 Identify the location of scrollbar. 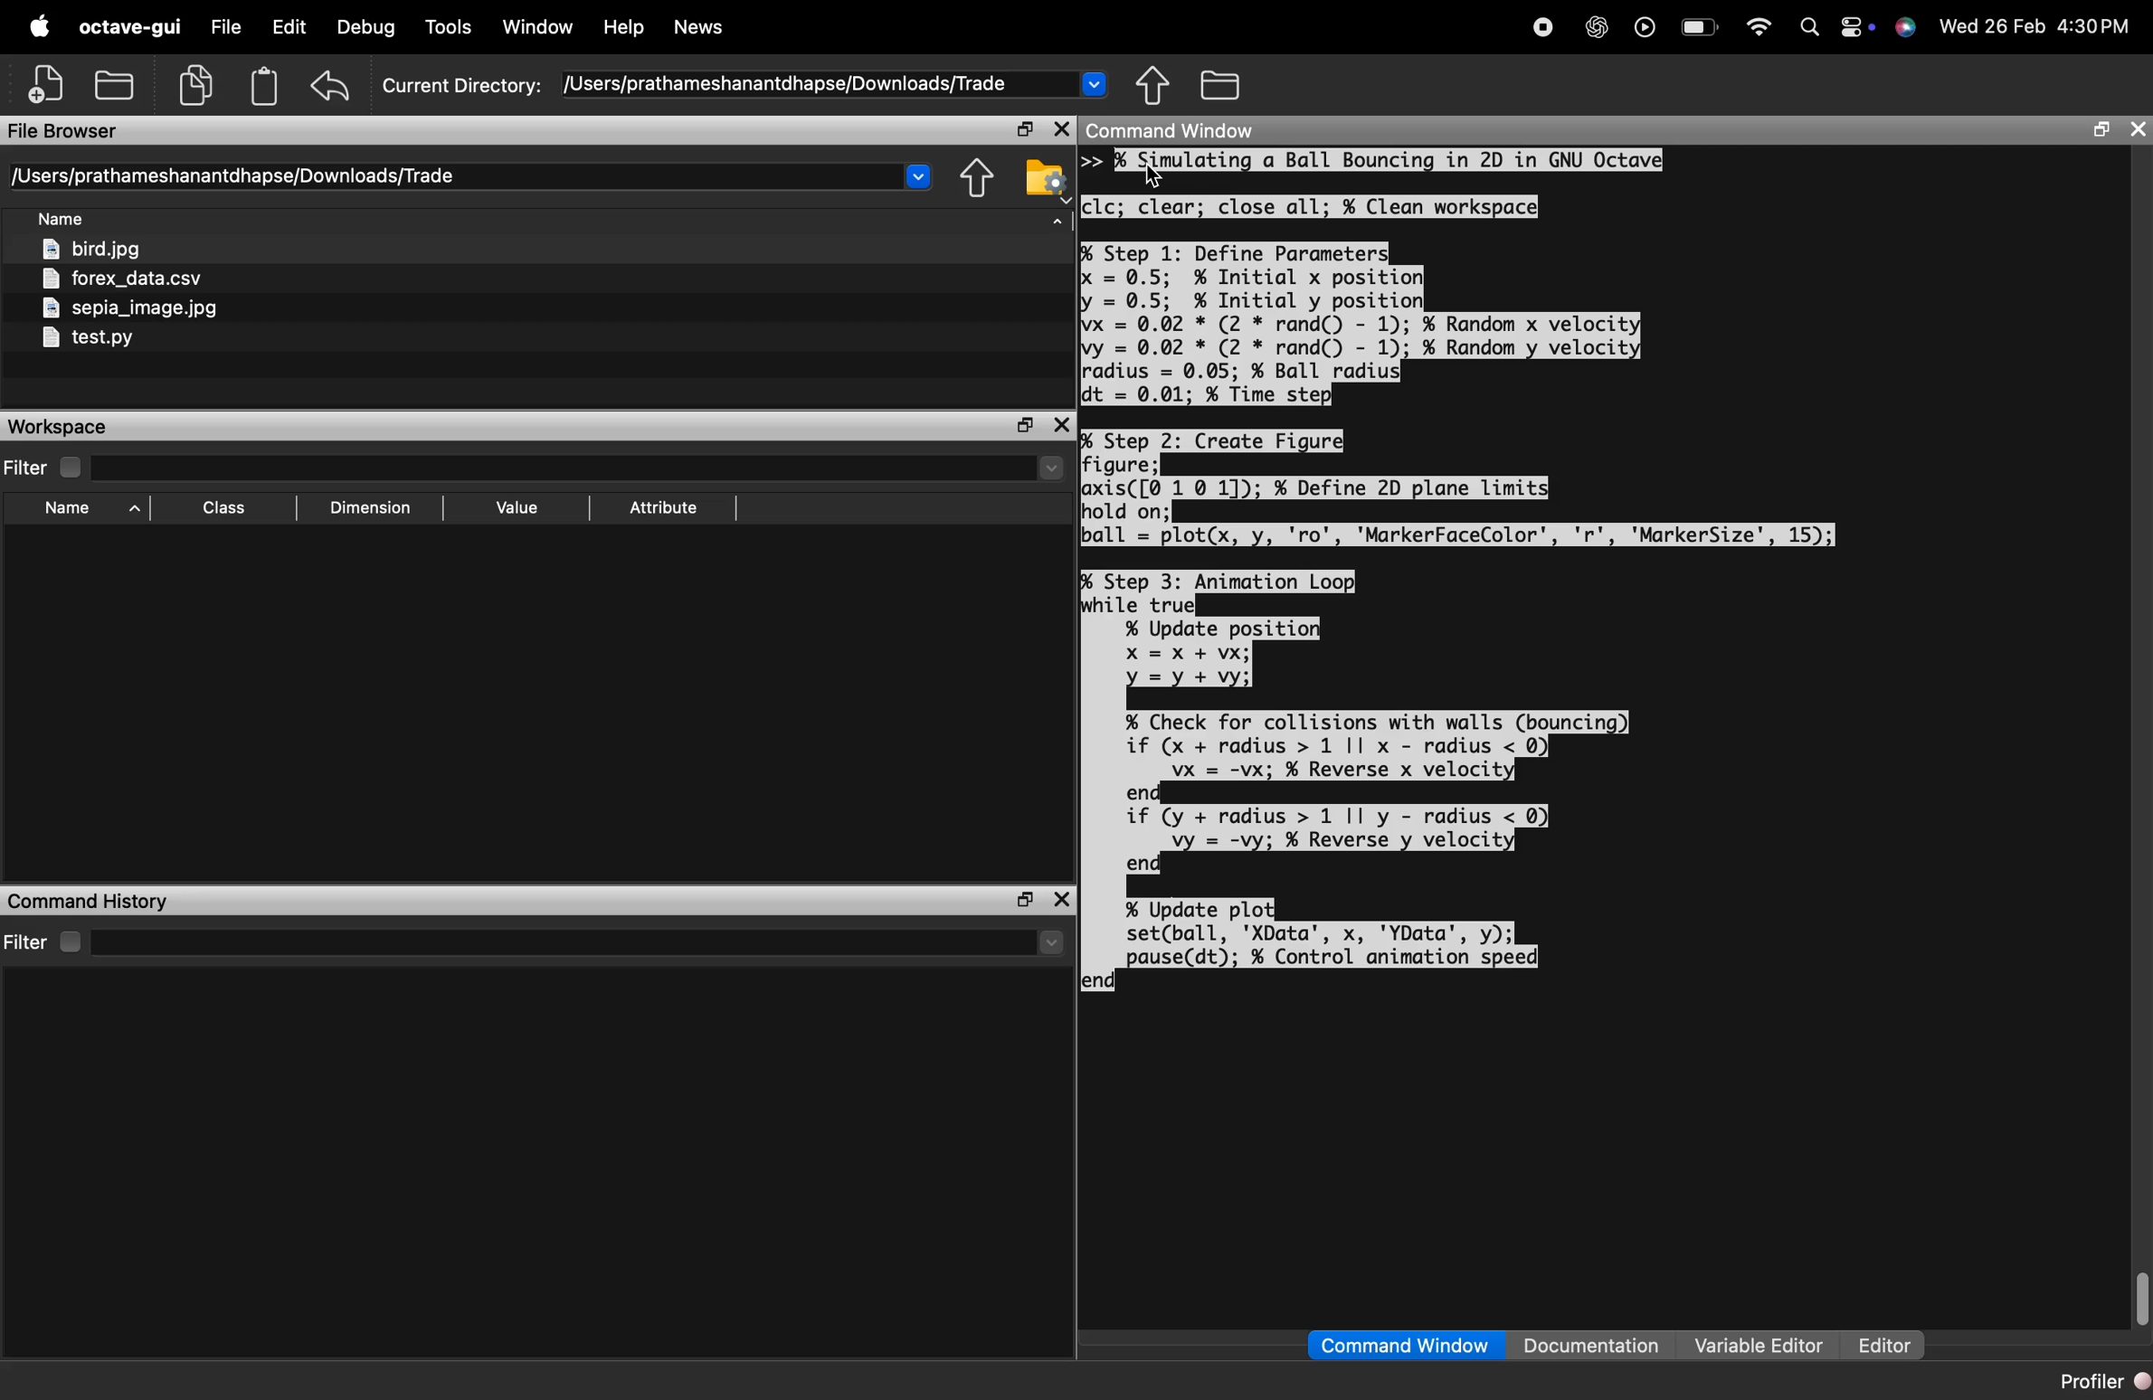
(2139, 1300).